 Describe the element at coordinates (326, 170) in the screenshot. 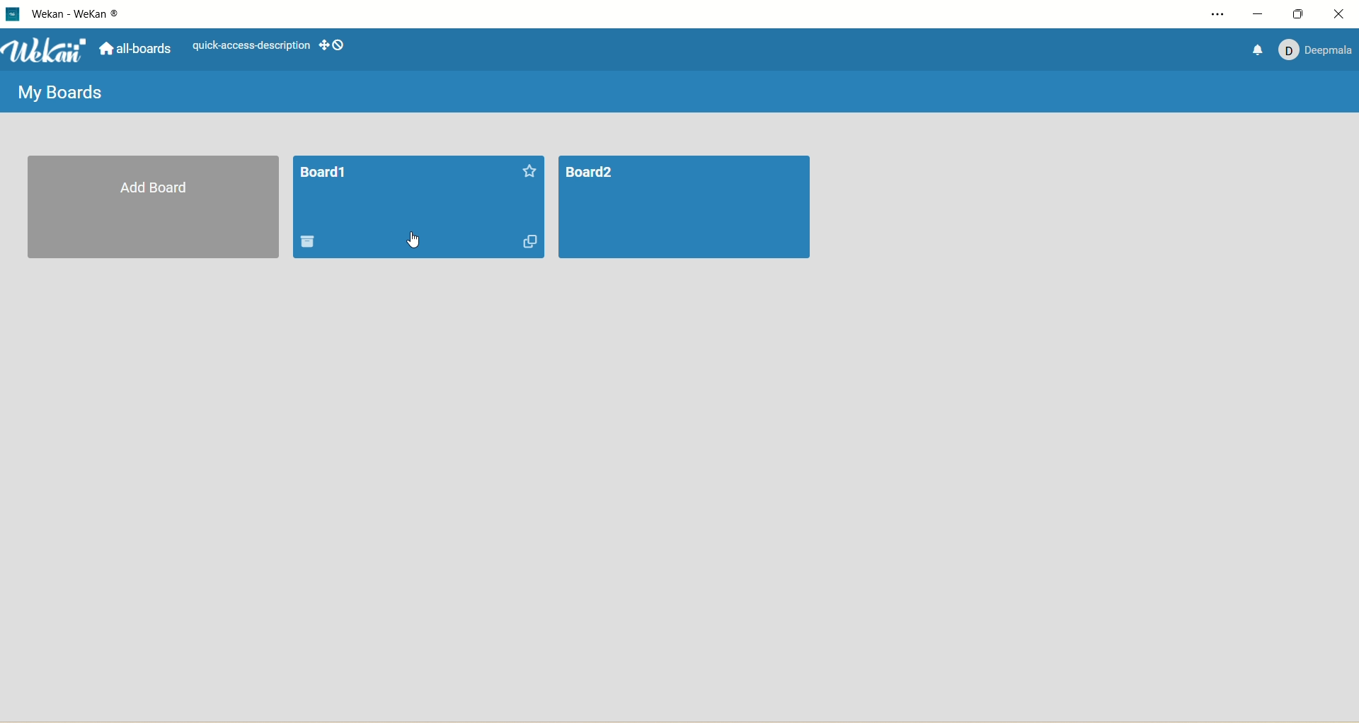

I see `title` at that location.